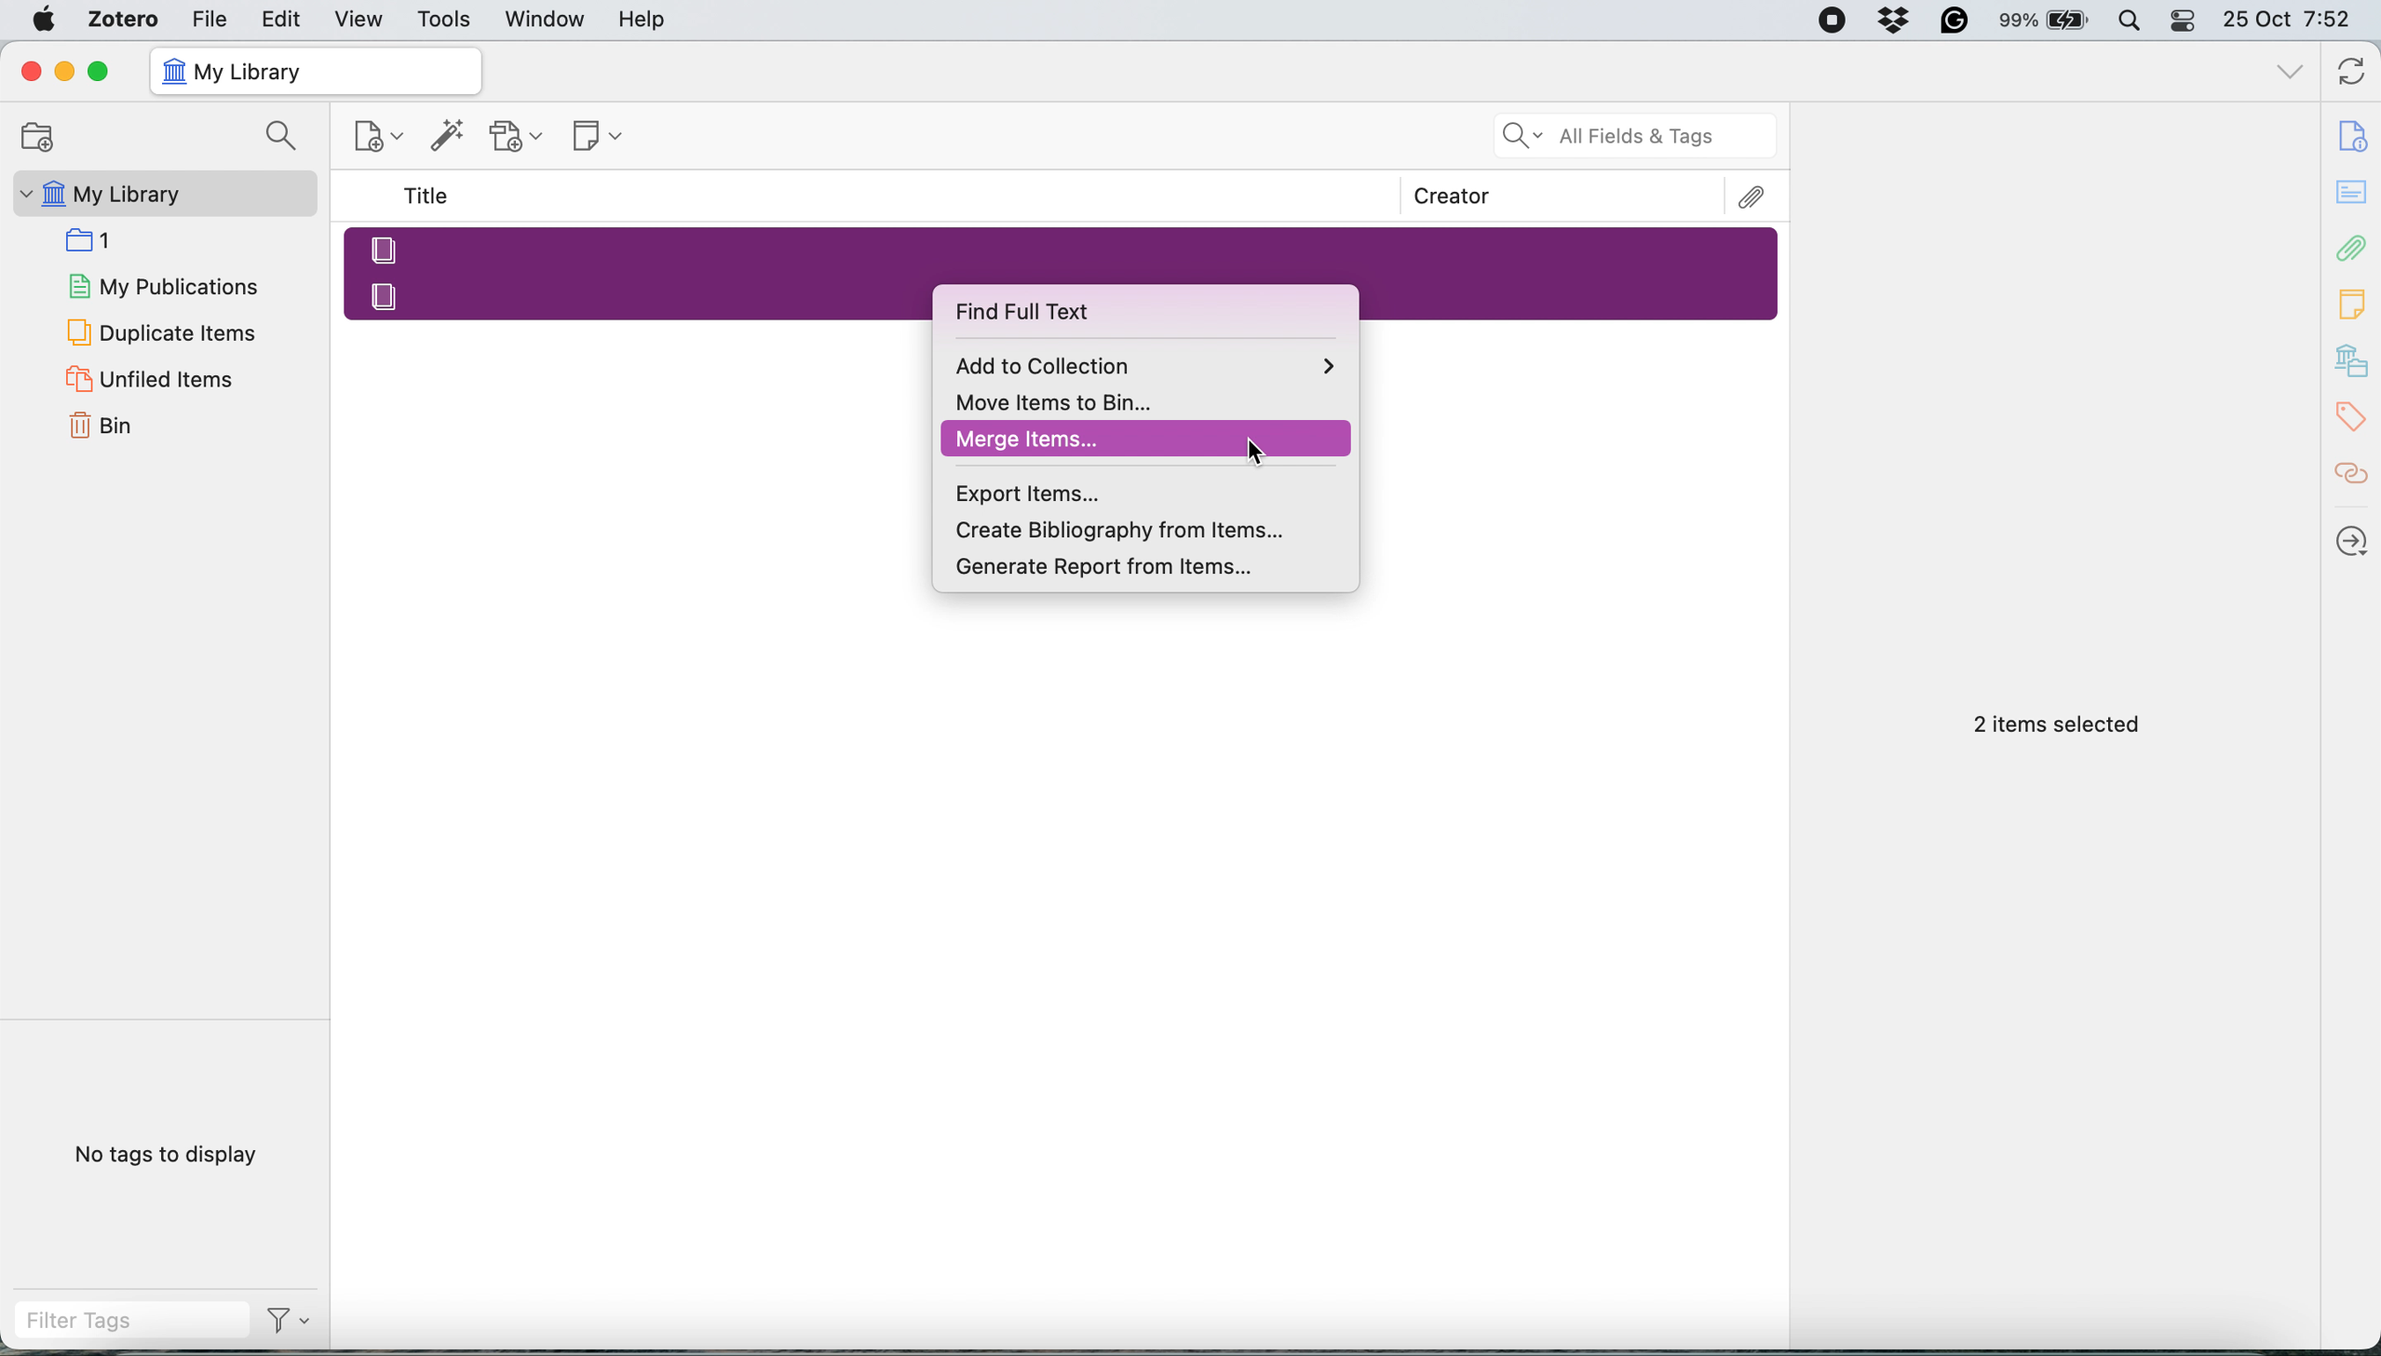 Image resolution: width=2381 pixels, height=1356 pixels. Describe the element at coordinates (642, 19) in the screenshot. I see `Help` at that location.